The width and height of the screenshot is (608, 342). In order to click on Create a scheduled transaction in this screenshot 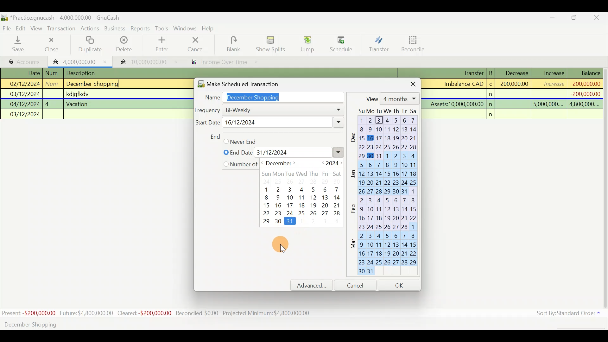, I will do `click(193, 324)`.